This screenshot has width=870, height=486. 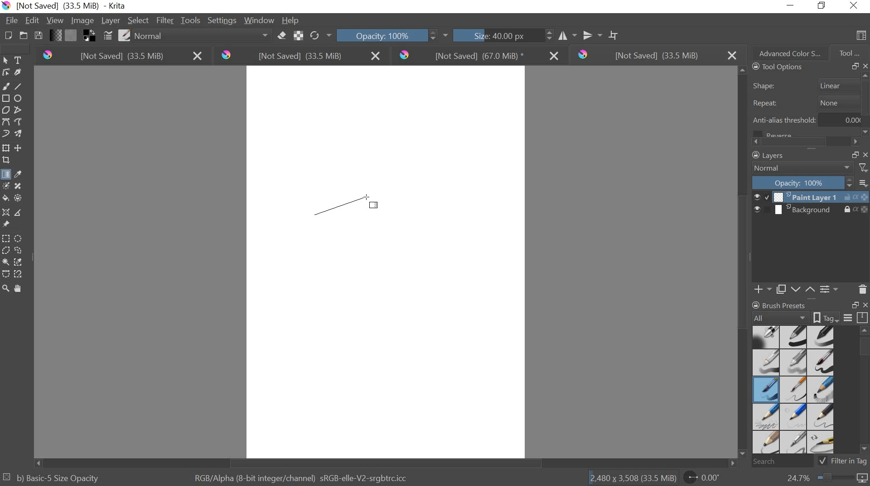 I want to click on CLOSE, so click(x=864, y=305).